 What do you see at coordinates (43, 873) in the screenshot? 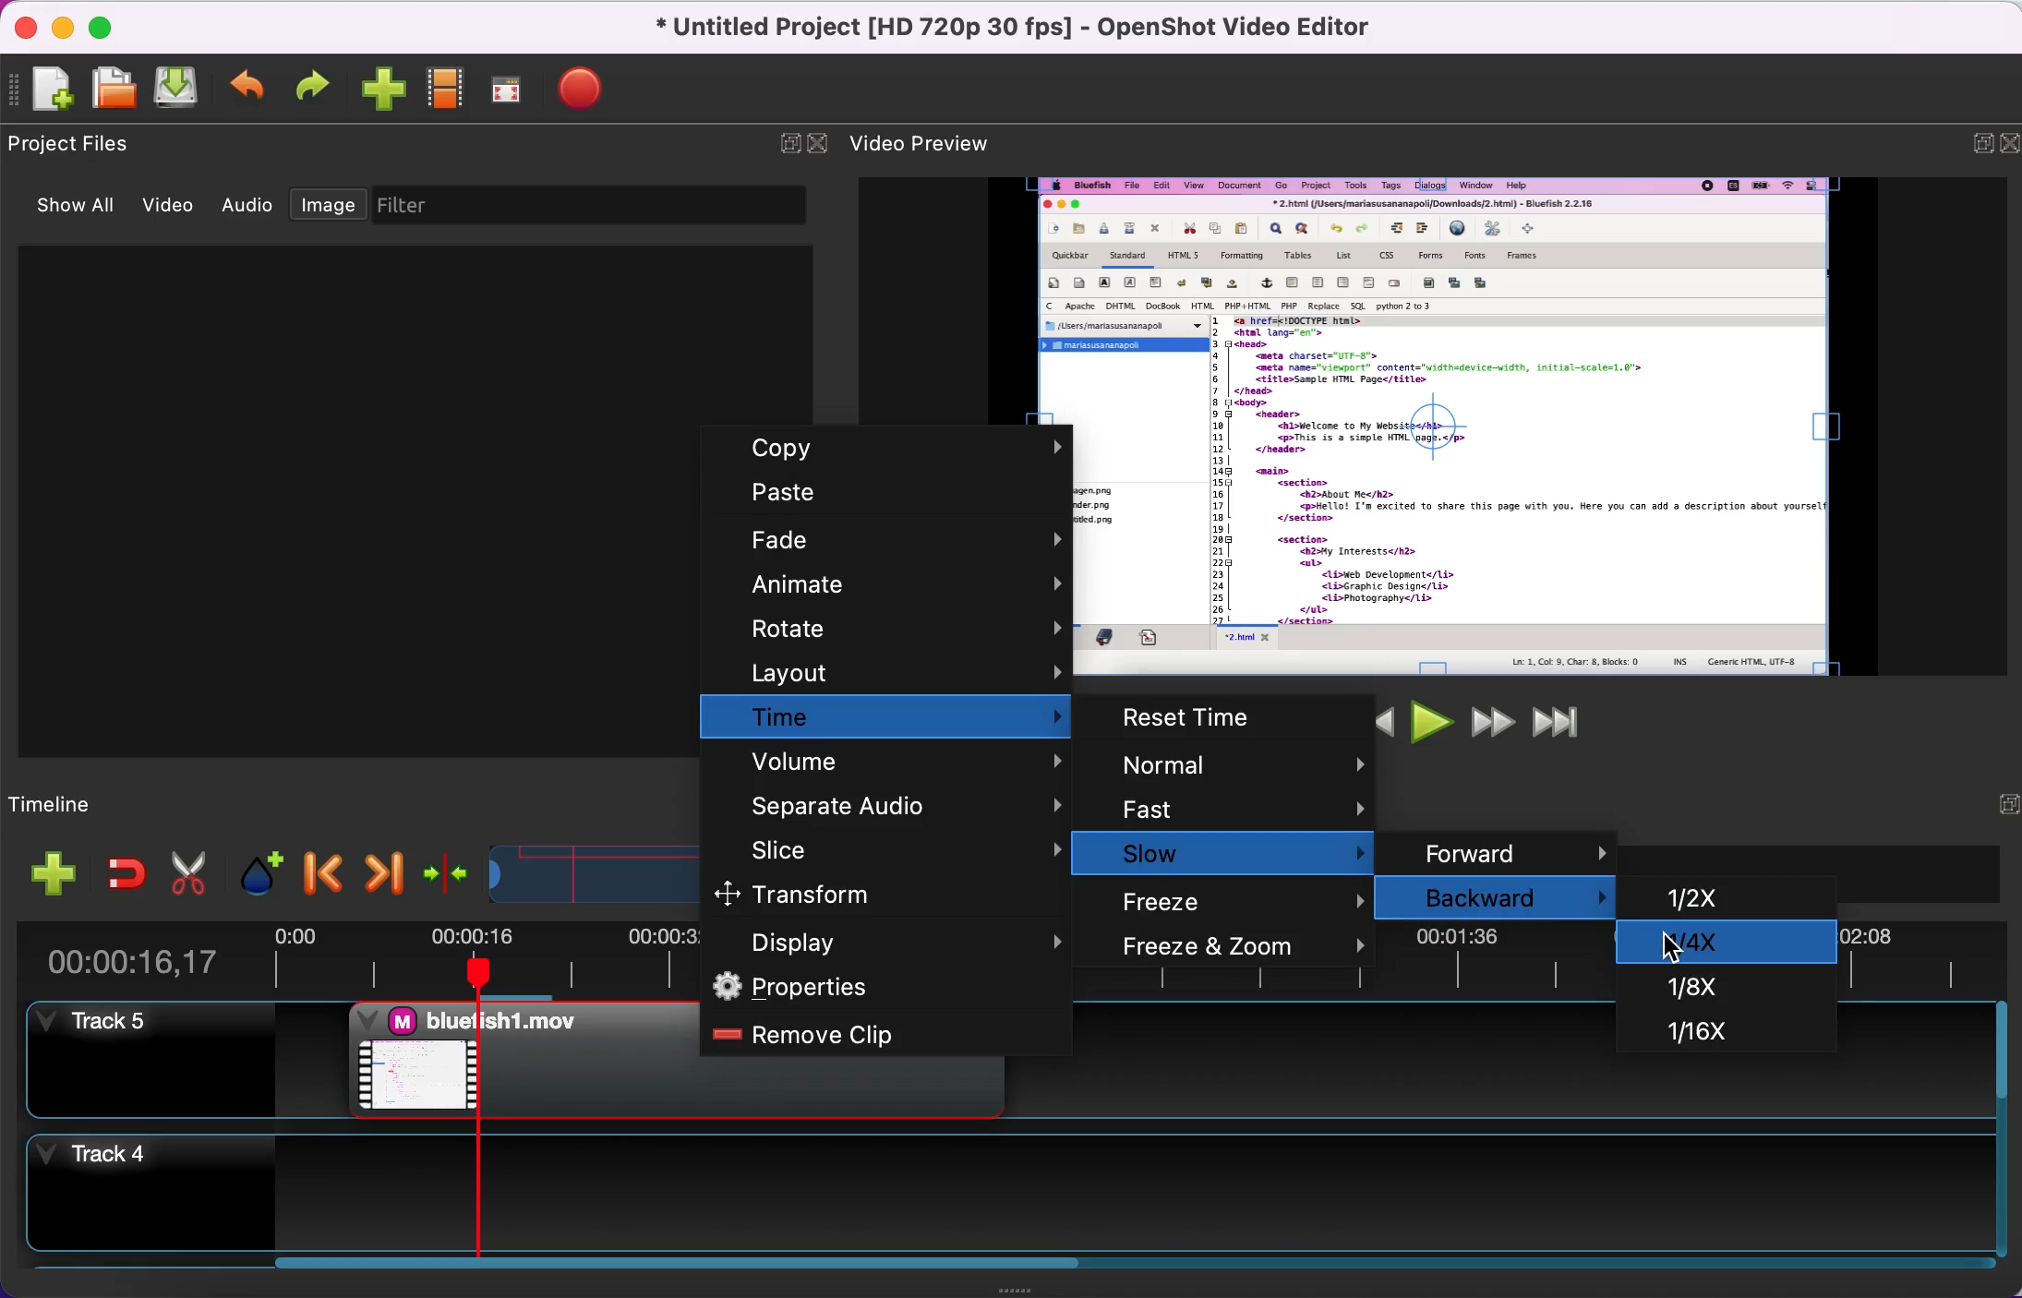
I see `add file` at bounding box center [43, 873].